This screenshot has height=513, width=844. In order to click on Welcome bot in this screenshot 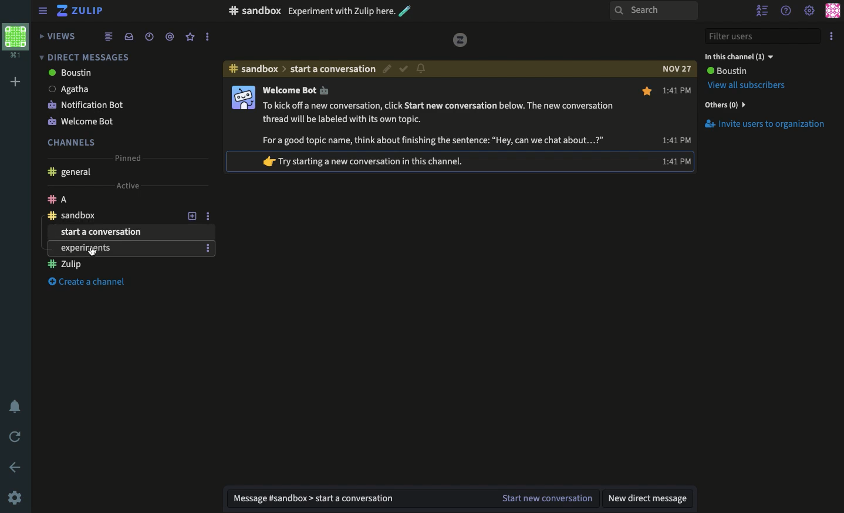, I will do `click(111, 120)`.